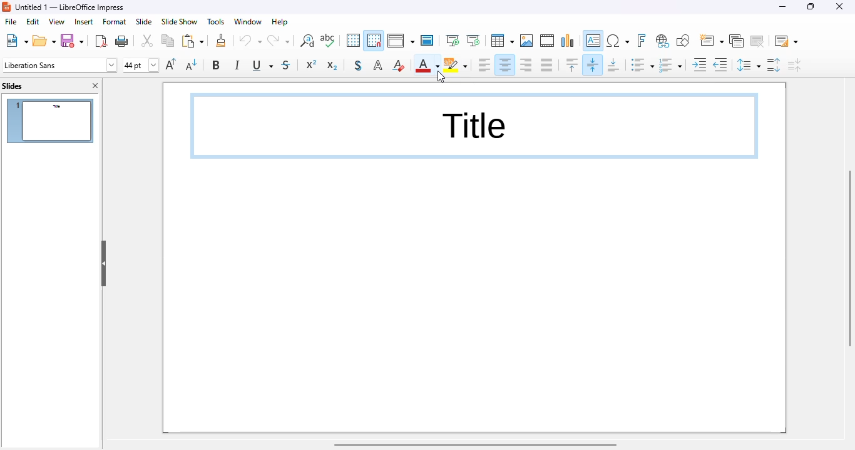 The width and height of the screenshot is (855, 450). I want to click on slides, so click(12, 86).